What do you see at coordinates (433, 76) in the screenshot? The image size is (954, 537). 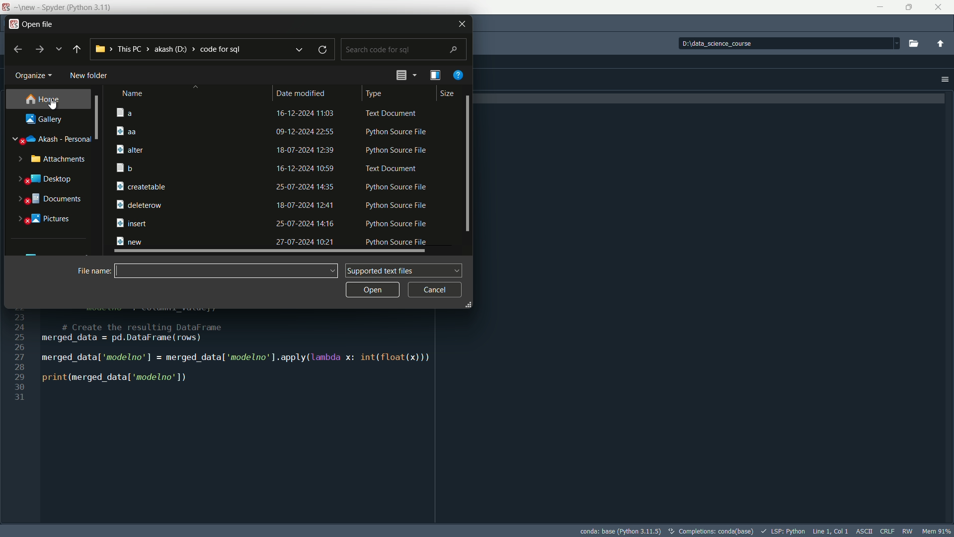 I see `preview pane` at bounding box center [433, 76].